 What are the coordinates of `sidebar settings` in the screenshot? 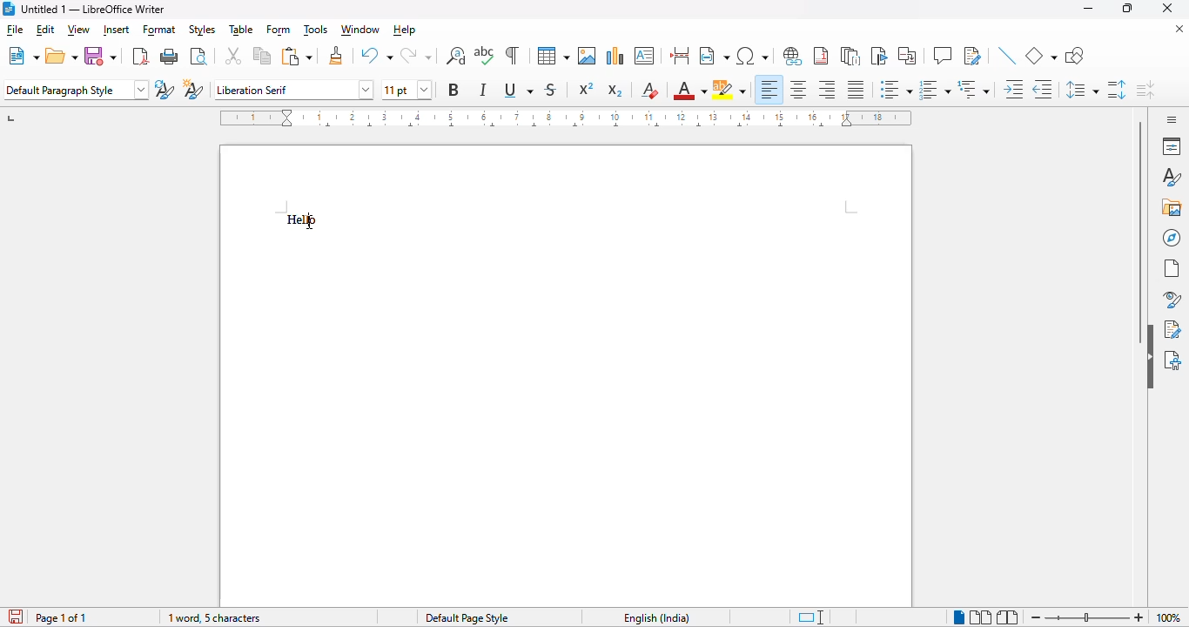 It's located at (1172, 119).